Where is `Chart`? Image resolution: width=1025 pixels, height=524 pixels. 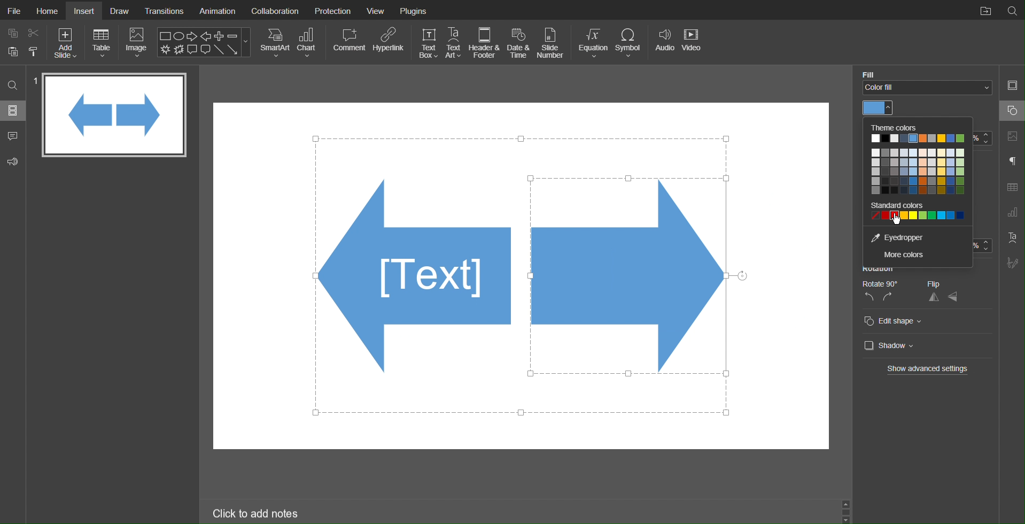
Chart is located at coordinates (309, 43).